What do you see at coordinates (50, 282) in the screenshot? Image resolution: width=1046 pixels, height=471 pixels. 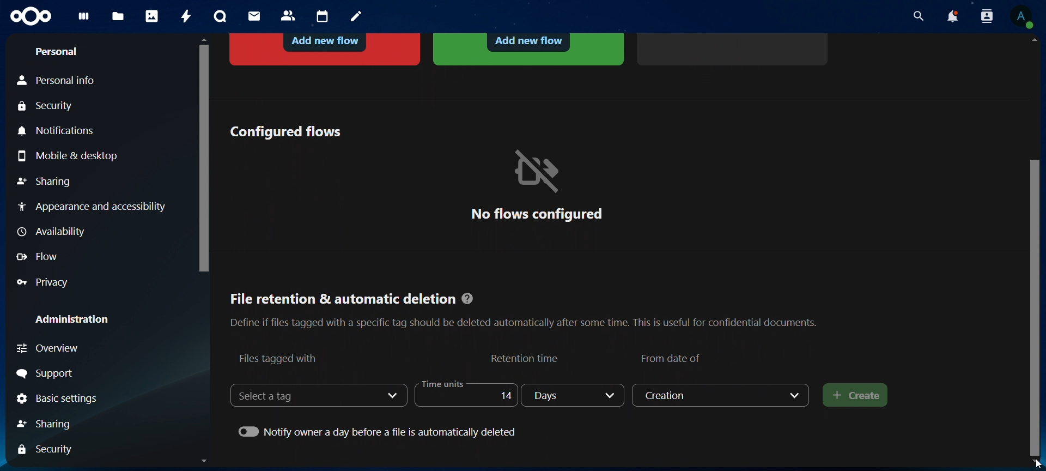 I see `privacy` at bounding box center [50, 282].